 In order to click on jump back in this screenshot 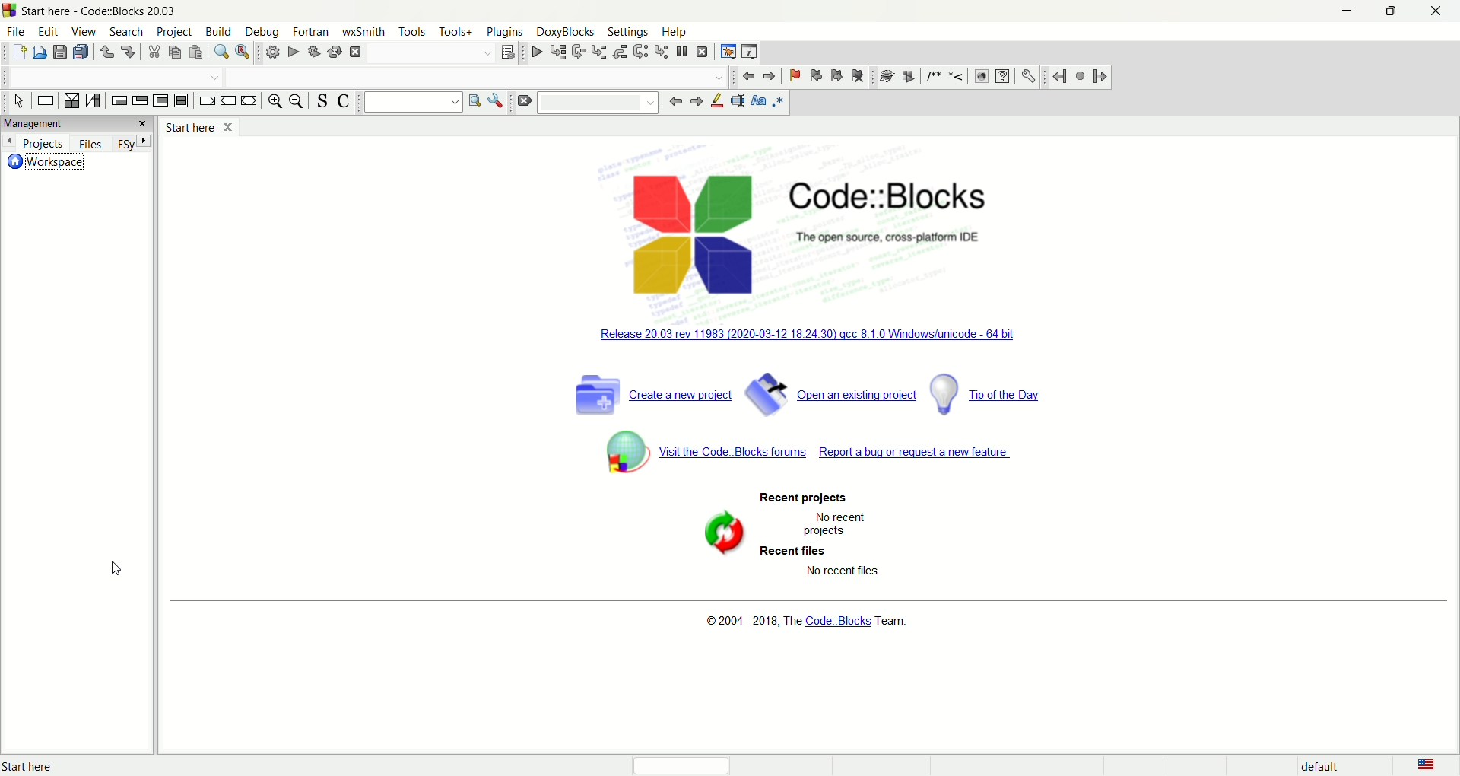, I will do `click(1059, 77)`.